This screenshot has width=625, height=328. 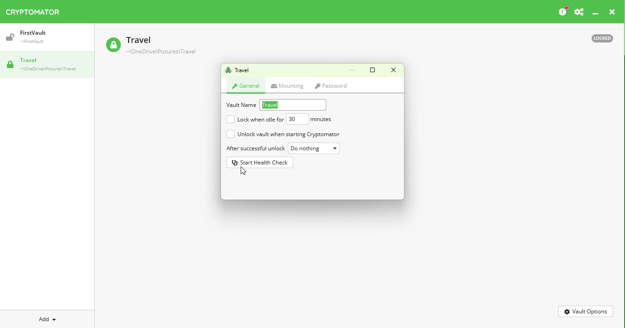 What do you see at coordinates (615, 13) in the screenshot?
I see `close` at bounding box center [615, 13].